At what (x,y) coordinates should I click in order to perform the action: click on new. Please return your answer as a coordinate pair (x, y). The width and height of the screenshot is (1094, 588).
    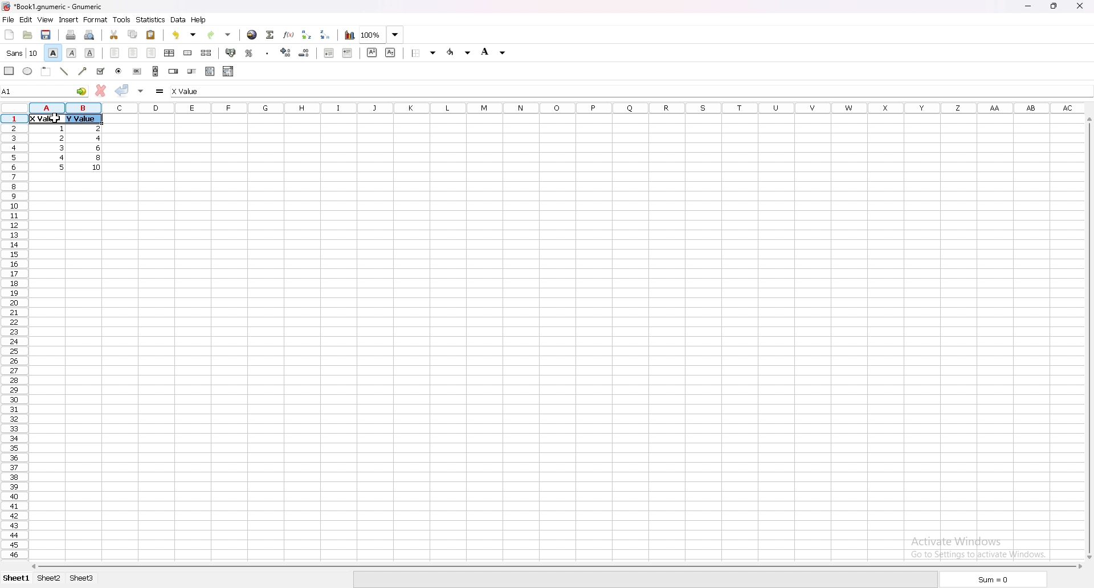
    Looking at the image, I should click on (10, 34).